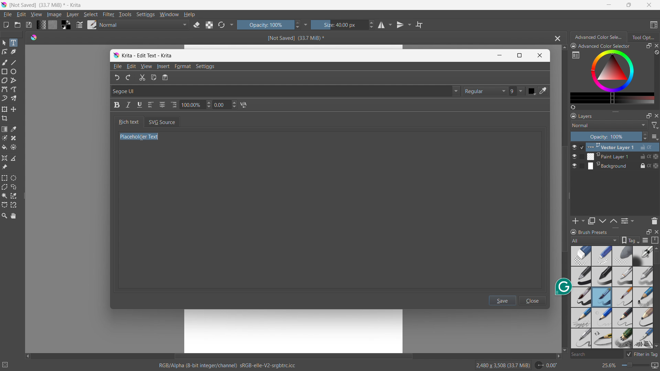 The image size is (660, 371). Describe the element at coordinates (630, 240) in the screenshot. I see `tags` at that location.